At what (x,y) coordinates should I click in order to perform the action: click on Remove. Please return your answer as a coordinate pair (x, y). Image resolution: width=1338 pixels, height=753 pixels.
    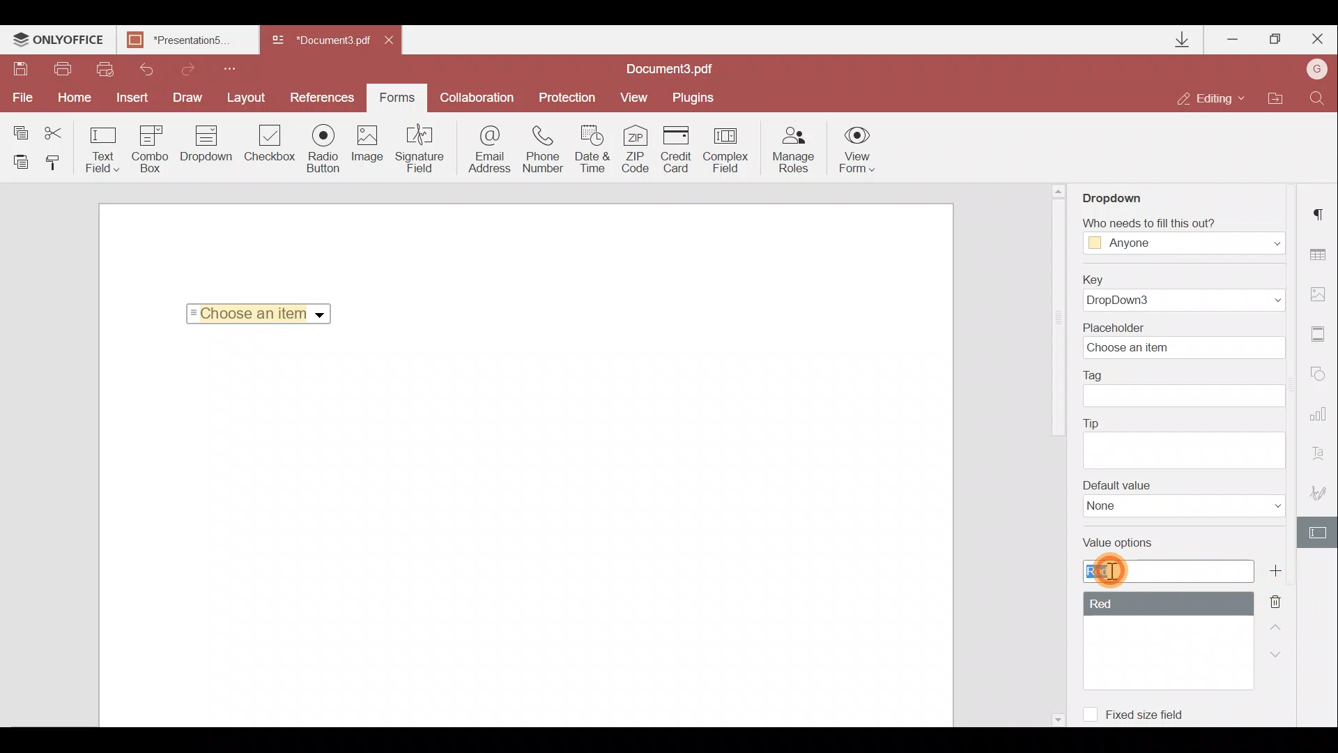
    Looking at the image, I should click on (1279, 598).